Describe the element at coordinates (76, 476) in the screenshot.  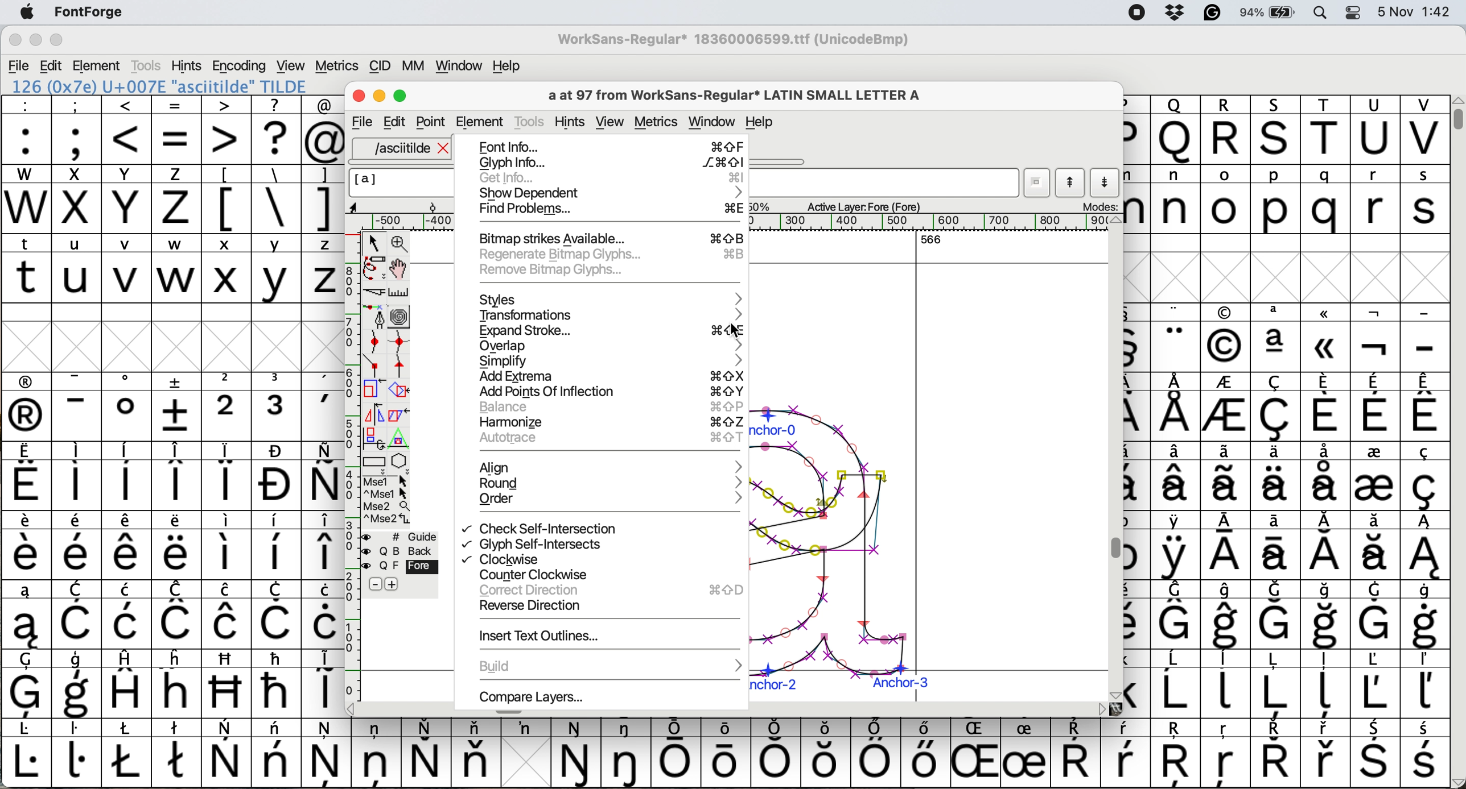
I see `symbol` at that location.